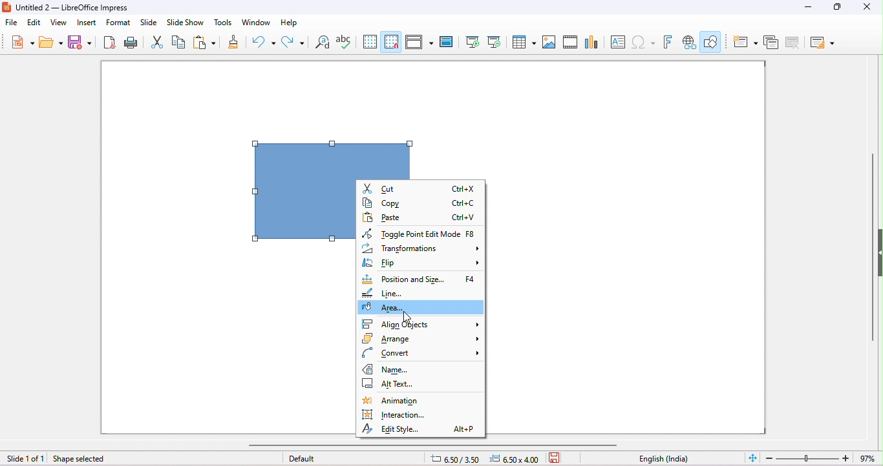 This screenshot has height=466, width=883. Describe the element at coordinates (23, 41) in the screenshot. I see `new` at that location.